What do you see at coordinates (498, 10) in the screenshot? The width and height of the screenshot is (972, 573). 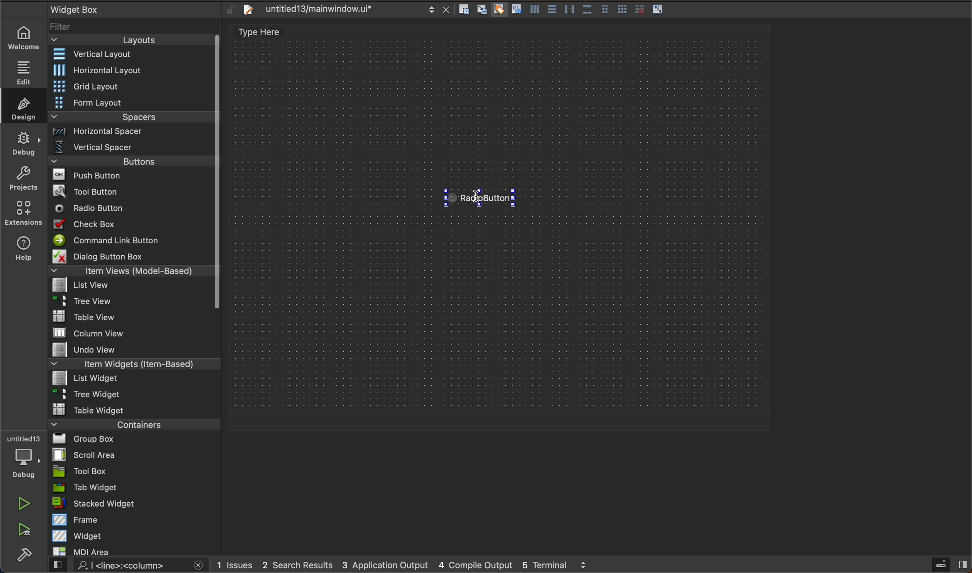 I see `` at bounding box center [498, 10].